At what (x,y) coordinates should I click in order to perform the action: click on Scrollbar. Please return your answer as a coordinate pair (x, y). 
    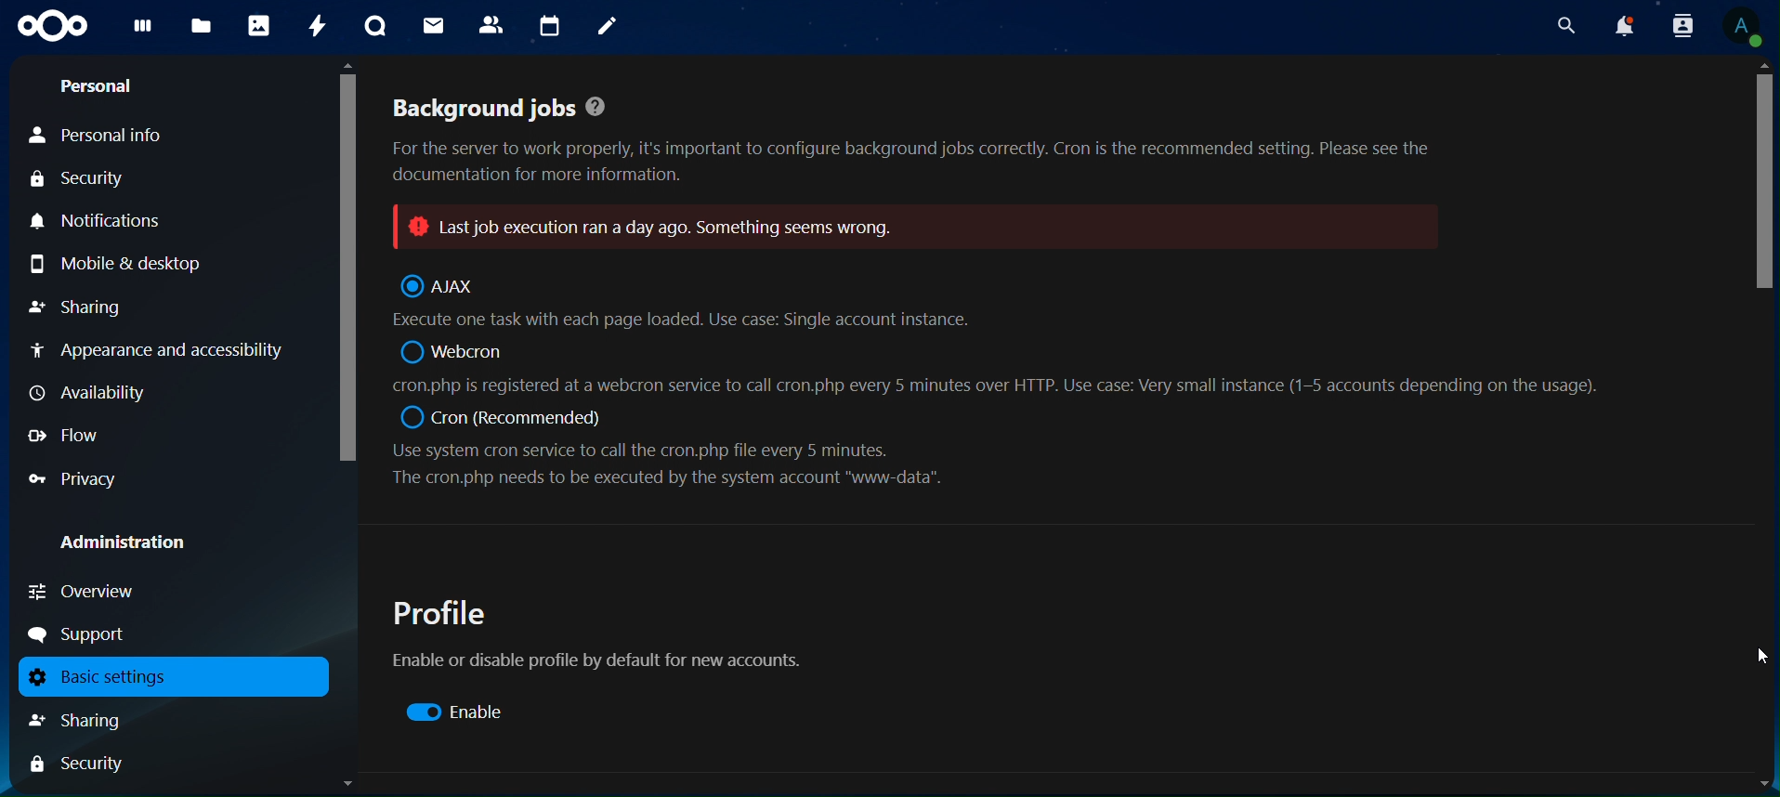
    Looking at the image, I should click on (346, 425).